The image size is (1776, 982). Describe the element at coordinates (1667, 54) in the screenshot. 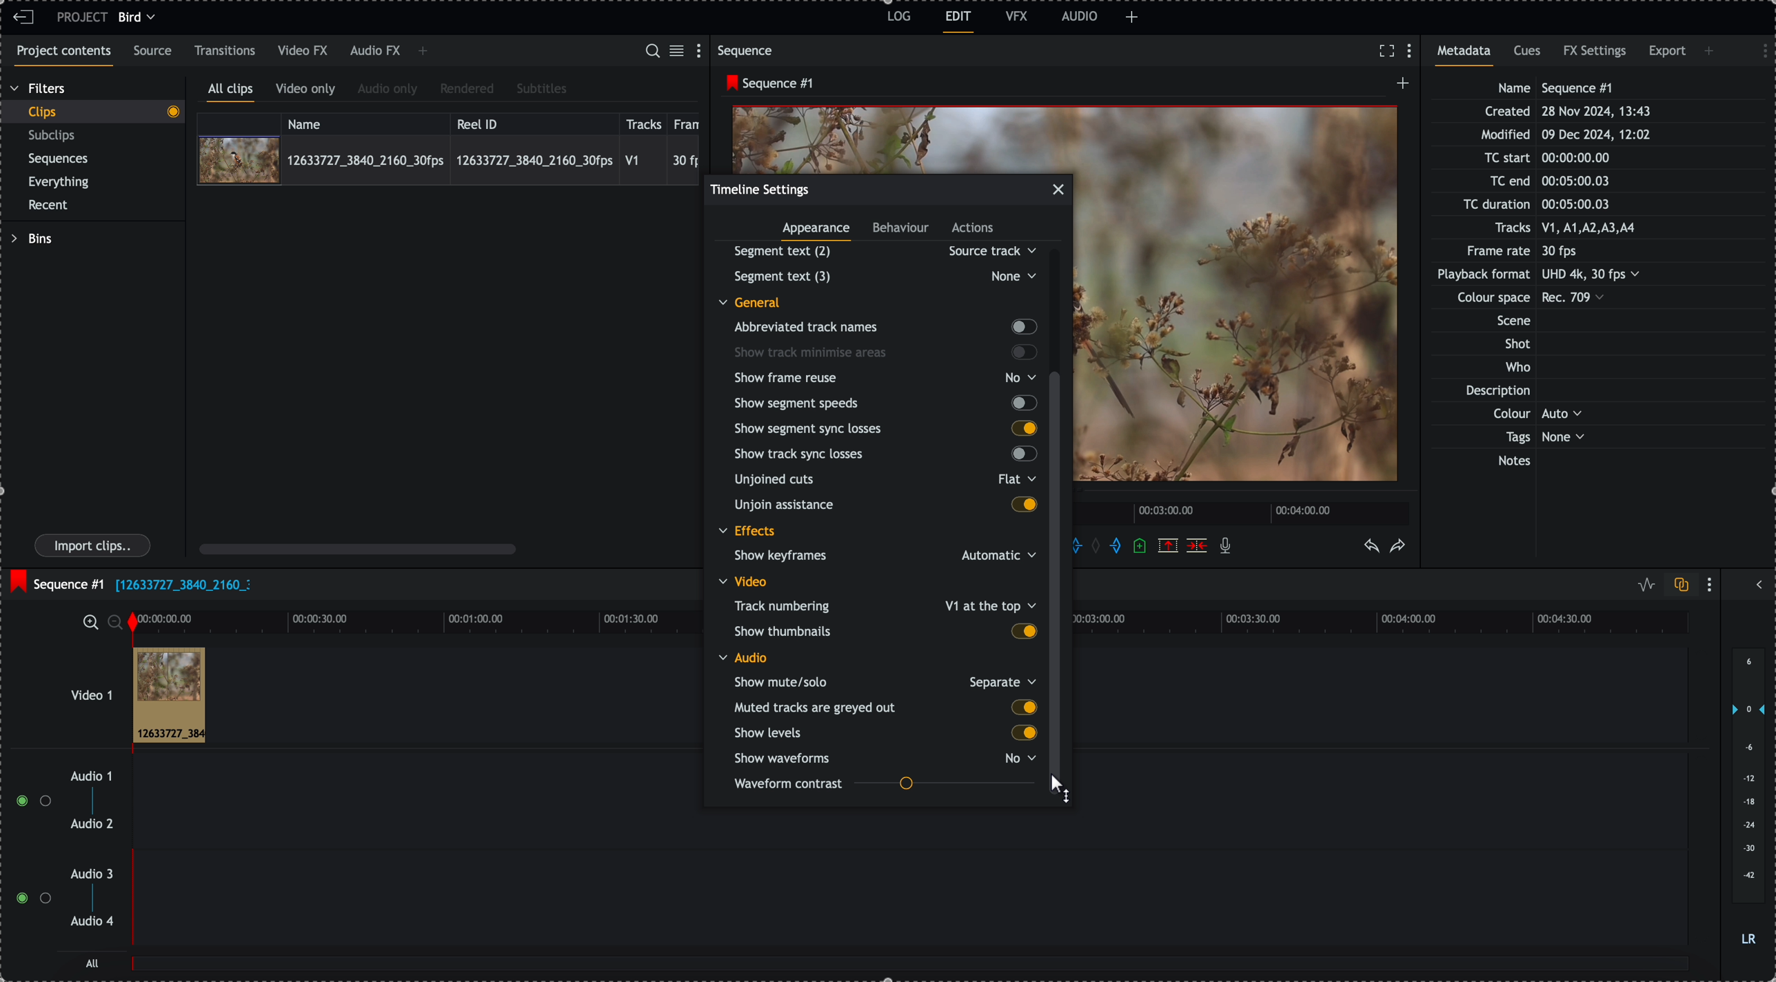

I see `export` at that location.